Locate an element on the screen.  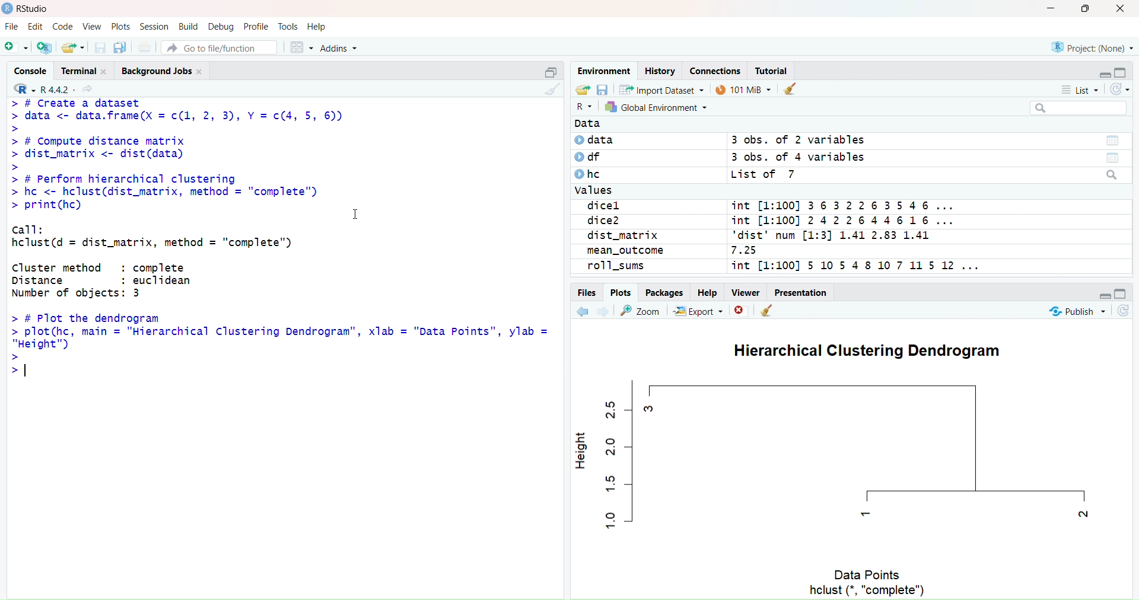
Terminal is located at coordinates (82, 71).